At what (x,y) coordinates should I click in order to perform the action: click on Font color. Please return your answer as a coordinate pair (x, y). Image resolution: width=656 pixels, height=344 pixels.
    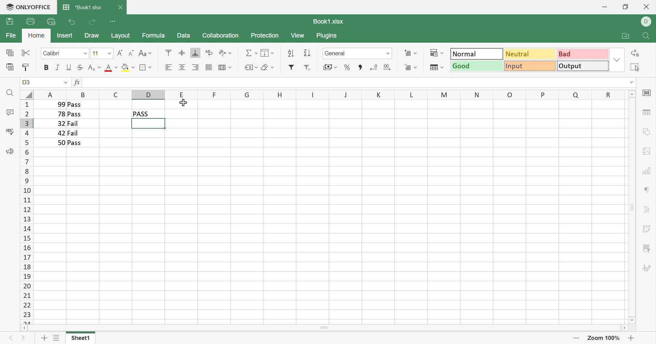
    Looking at the image, I should click on (110, 67).